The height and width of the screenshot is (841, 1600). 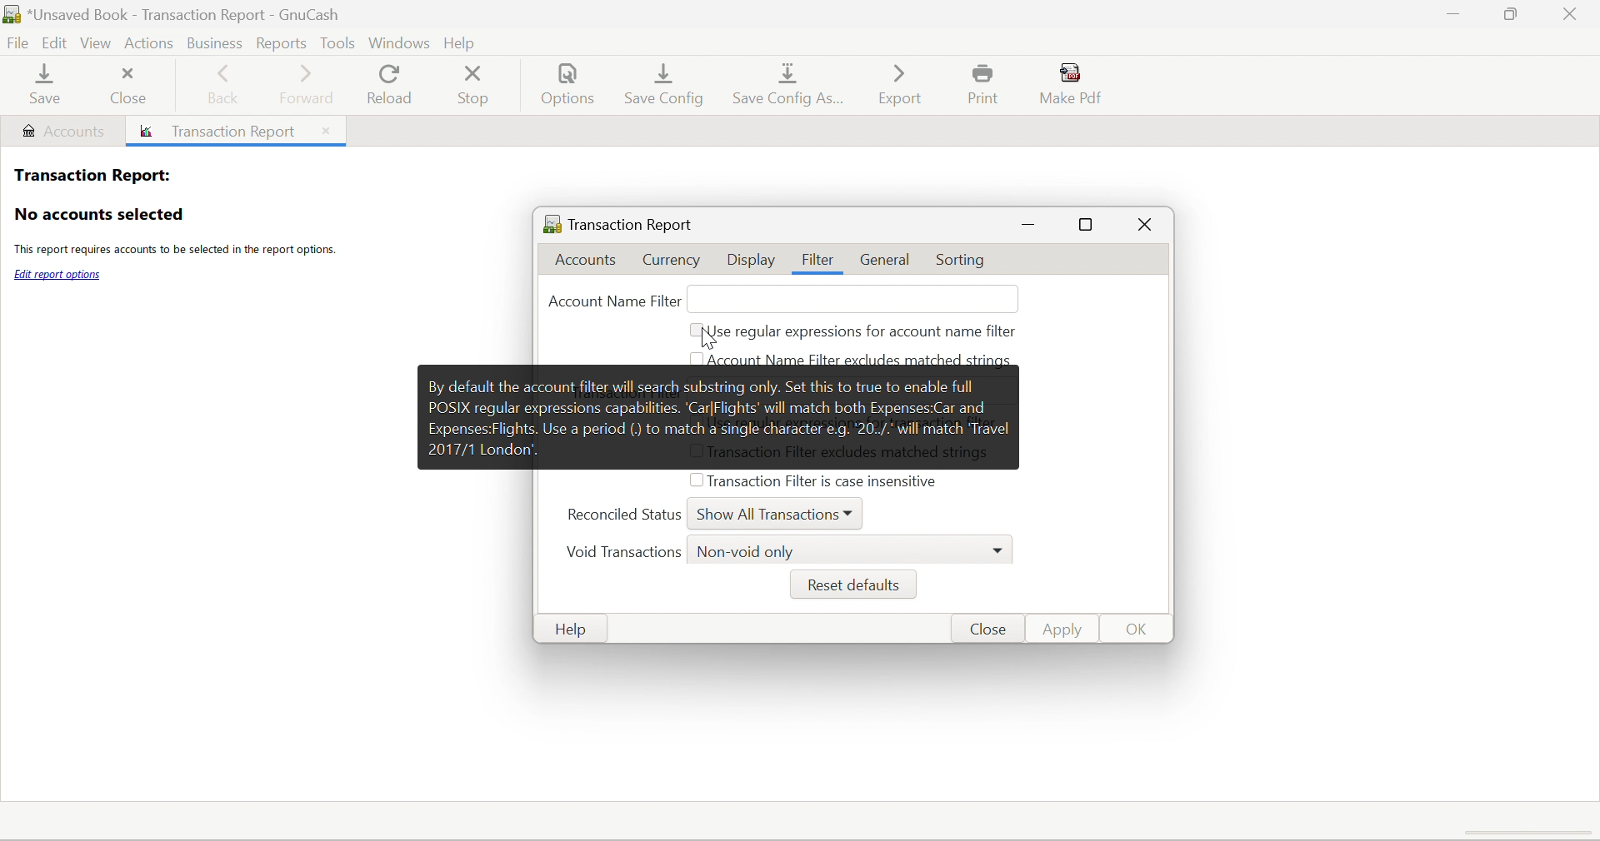 What do you see at coordinates (667, 83) in the screenshot?
I see `Save Config` at bounding box center [667, 83].